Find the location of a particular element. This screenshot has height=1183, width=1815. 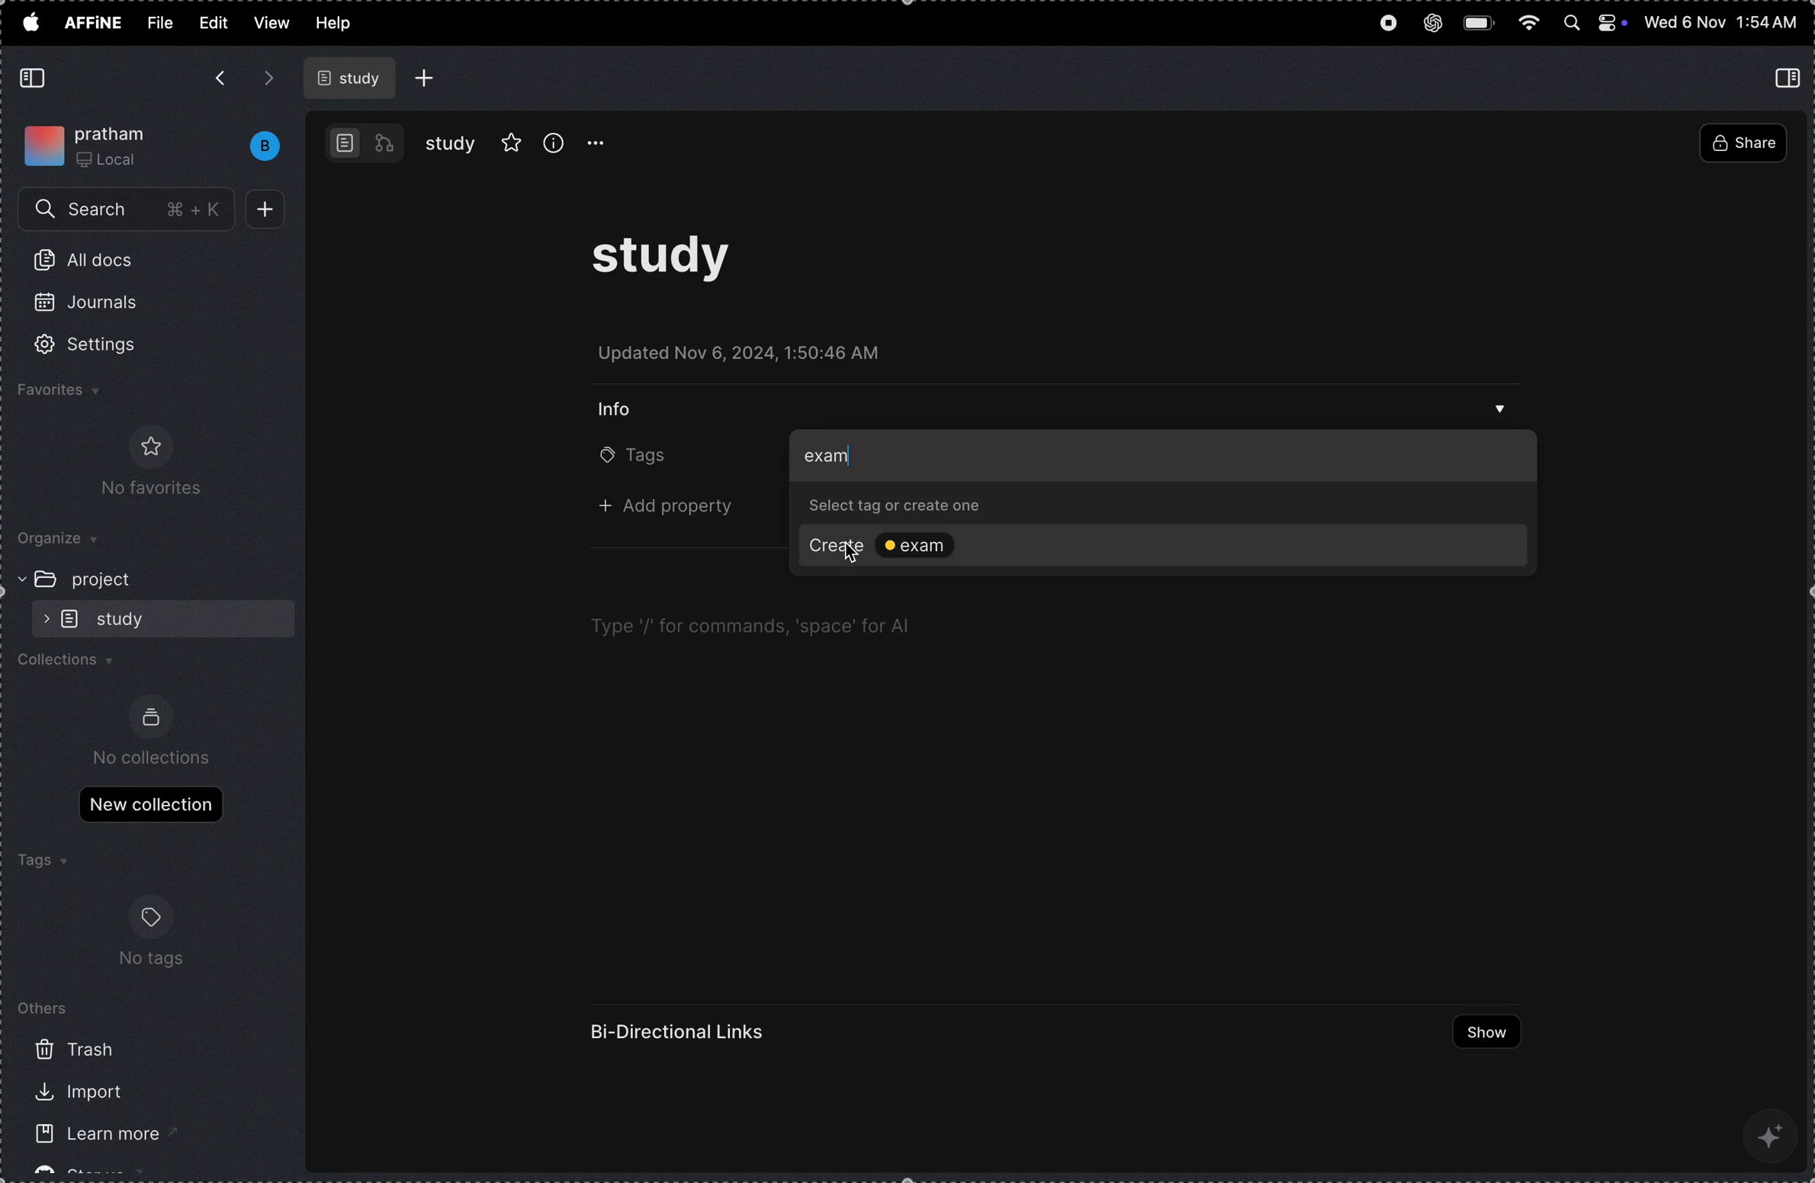

study task is located at coordinates (674, 264).